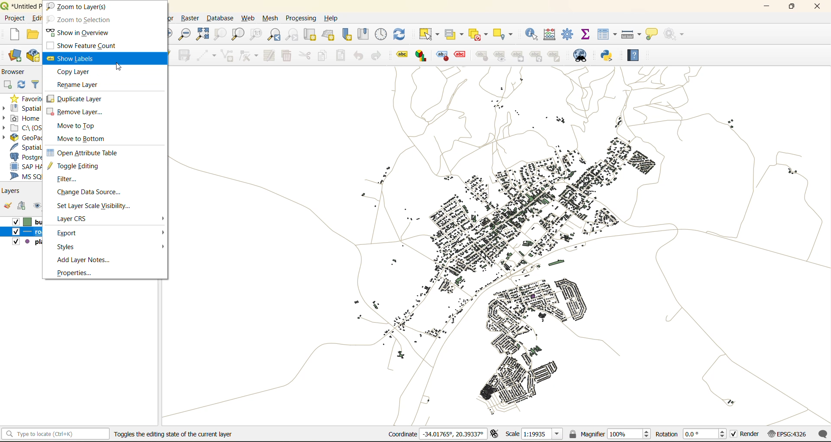 The image size is (831, 442). Describe the element at coordinates (77, 167) in the screenshot. I see `toggle editing` at that location.